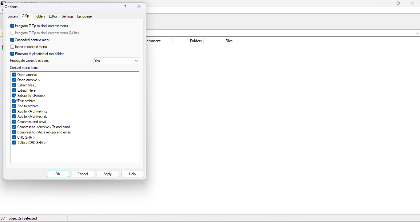 The image size is (420, 222). Describe the element at coordinates (29, 67) in the screenshot. I see `context menu items` at that location.